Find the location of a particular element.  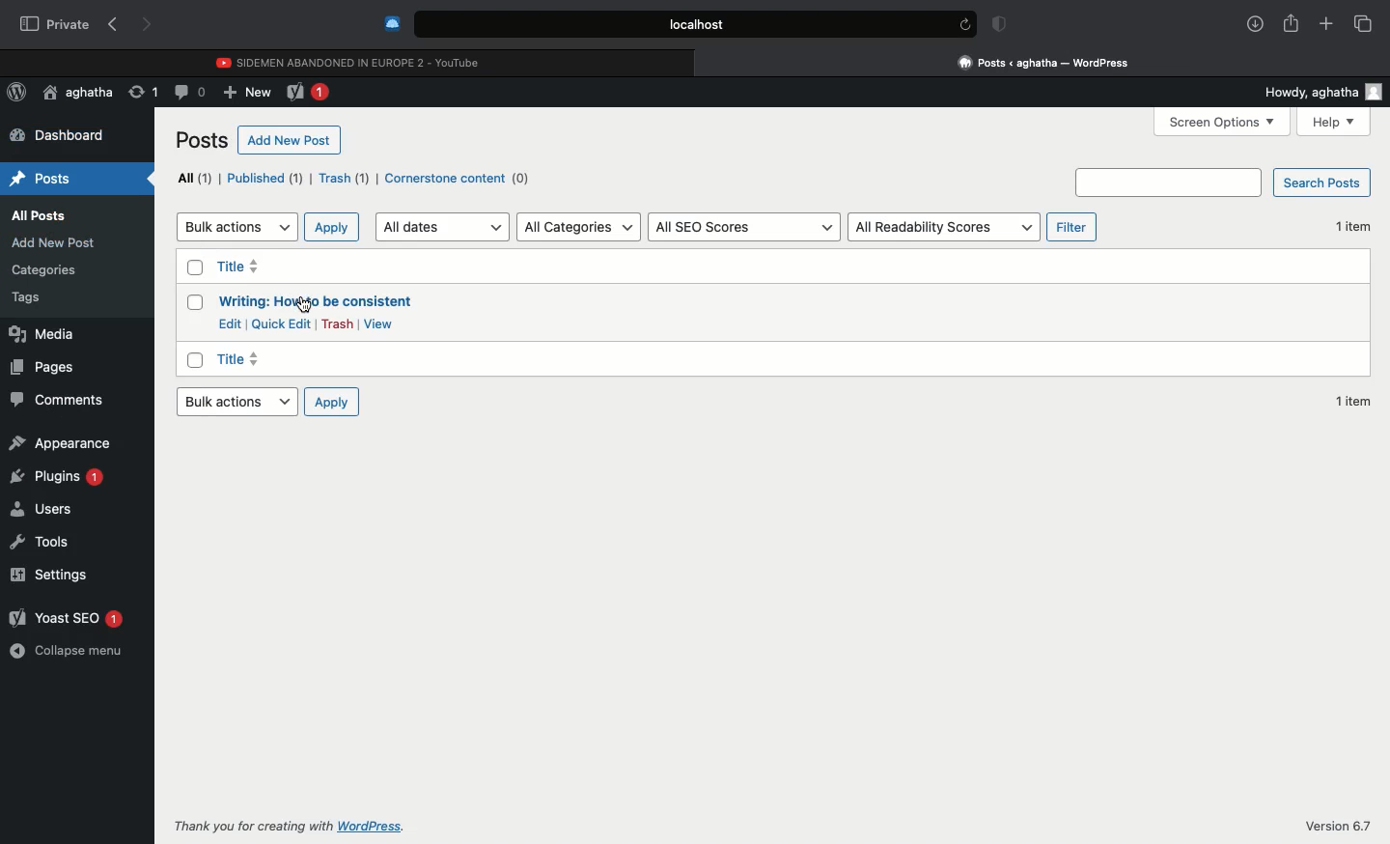

tags is located at coordinates (41, 297).